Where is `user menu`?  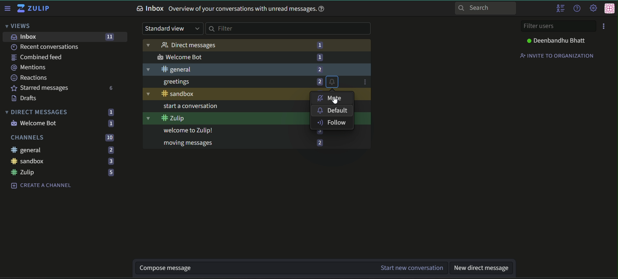
user menu is located at coordinates (610, 9).